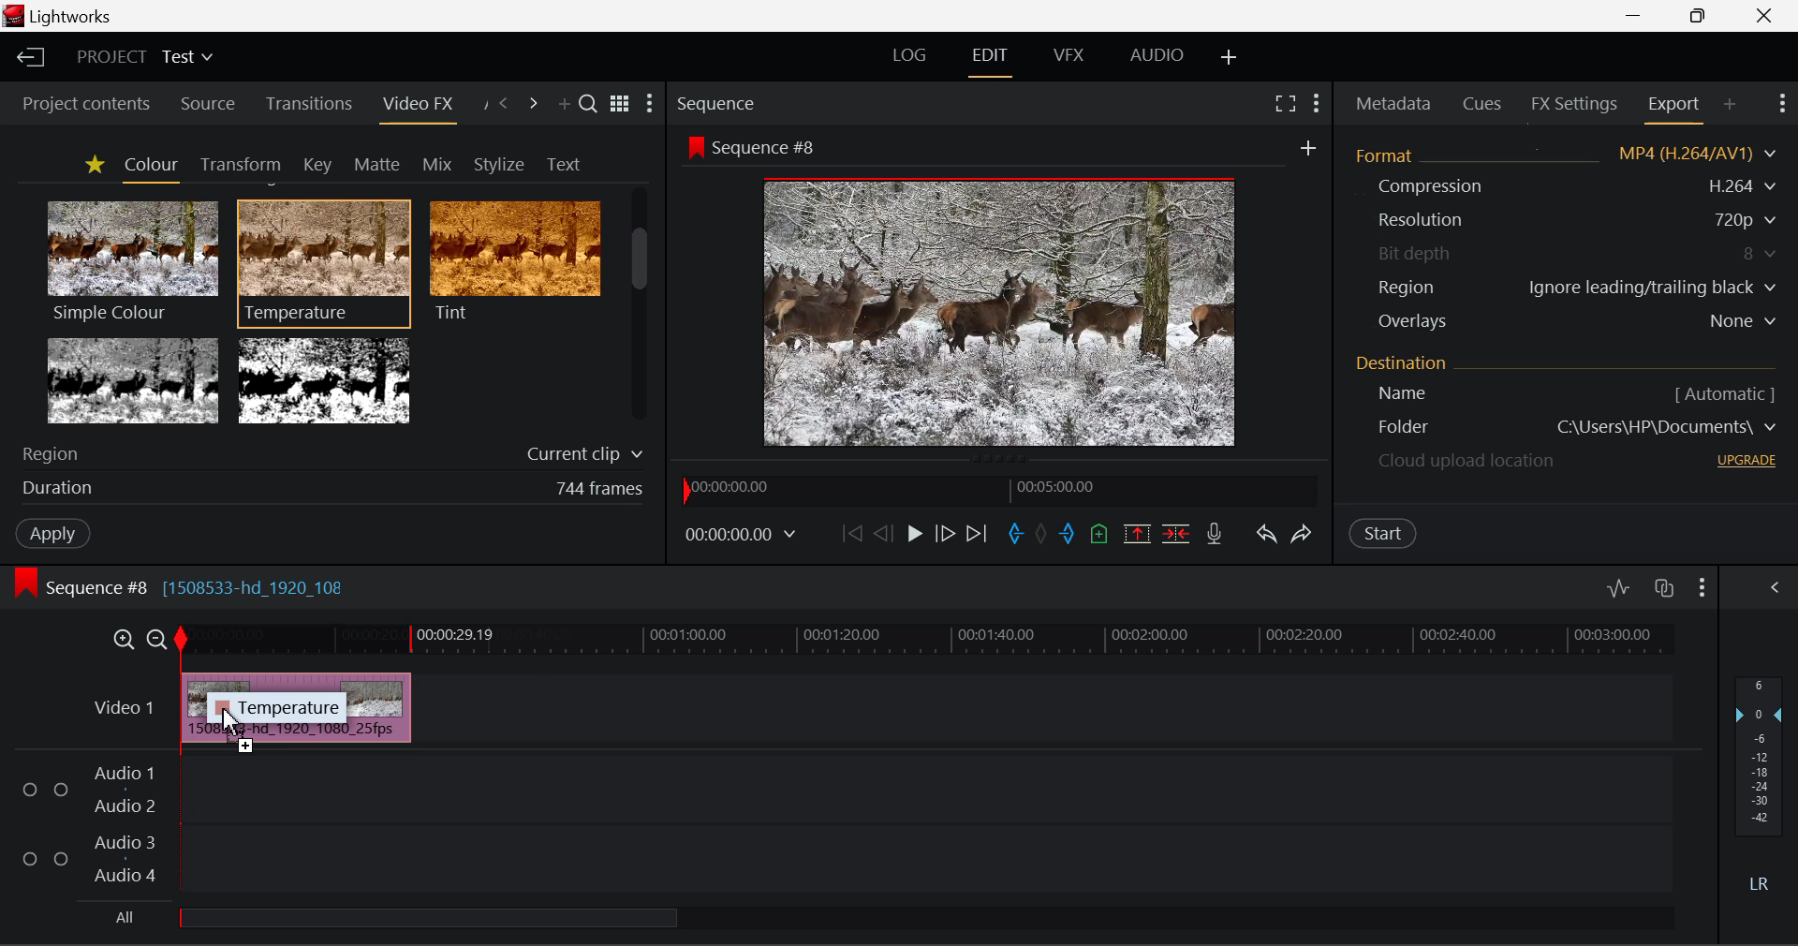  I want to click on Lightworks, so click(75, 17).